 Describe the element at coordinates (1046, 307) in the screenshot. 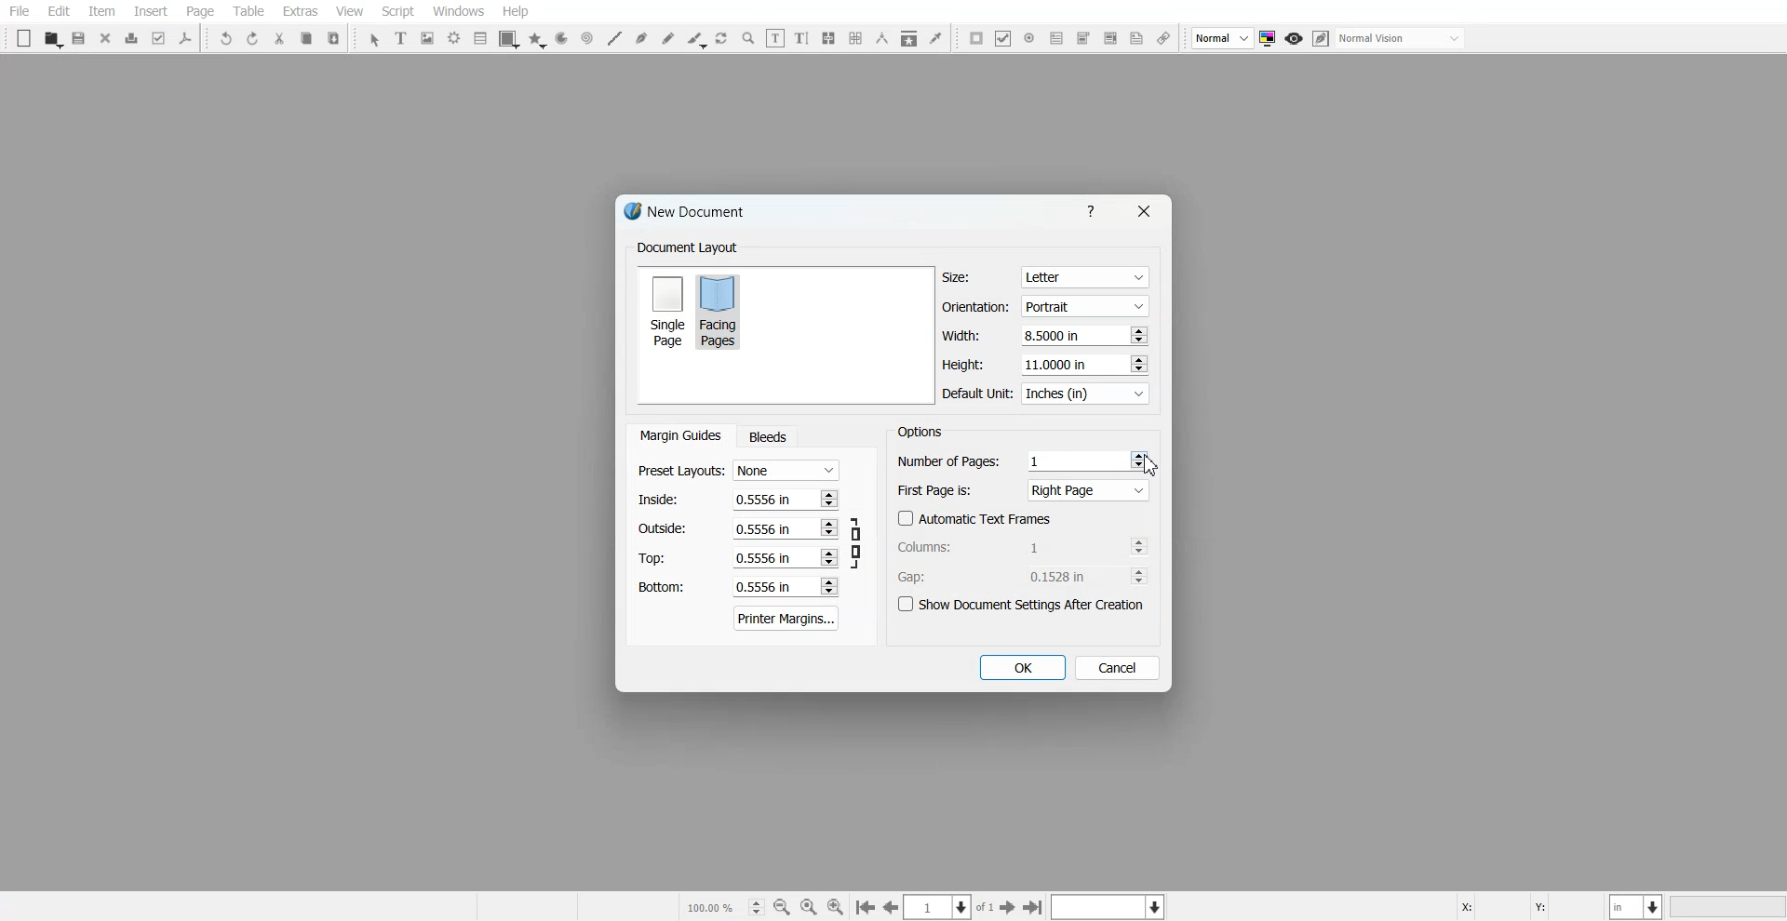

I see `Orientation` at that location.